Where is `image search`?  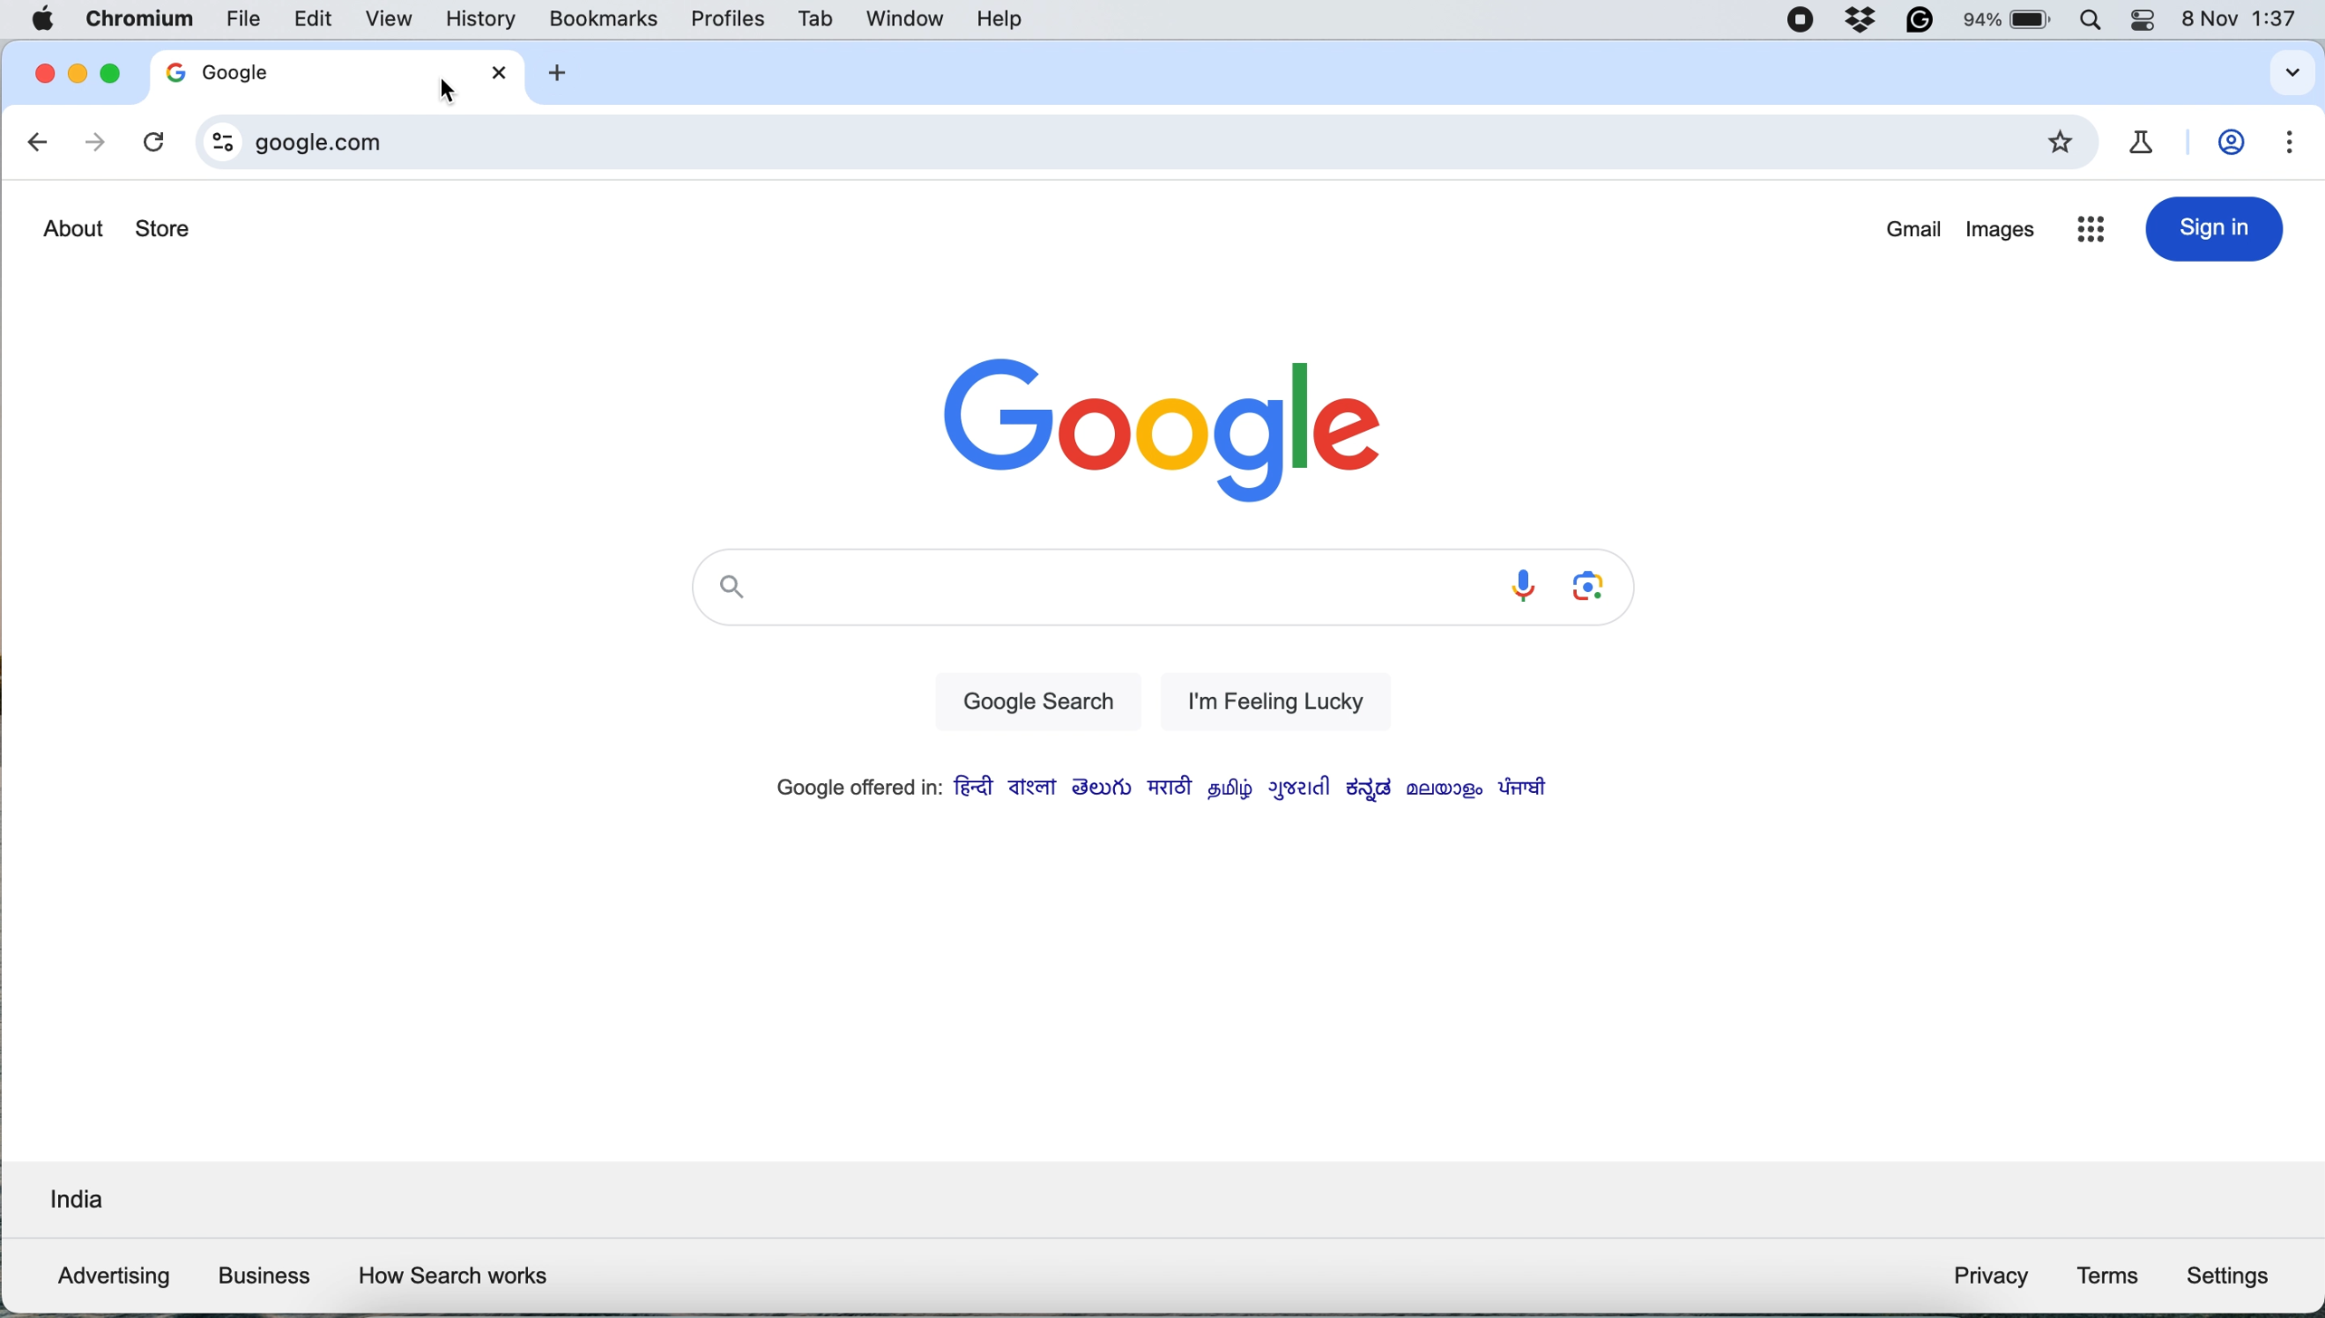 image search is located at coordinates (1593, 587).